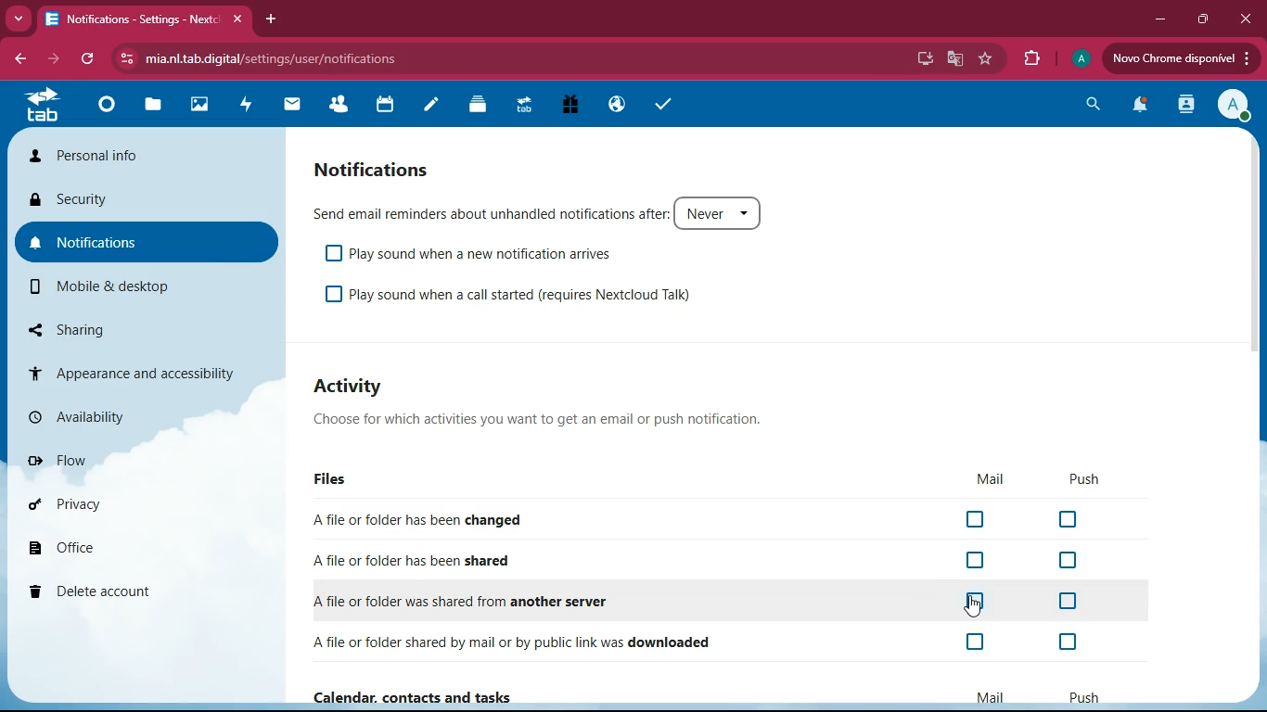  I want to click on forward, so click(47, 60).